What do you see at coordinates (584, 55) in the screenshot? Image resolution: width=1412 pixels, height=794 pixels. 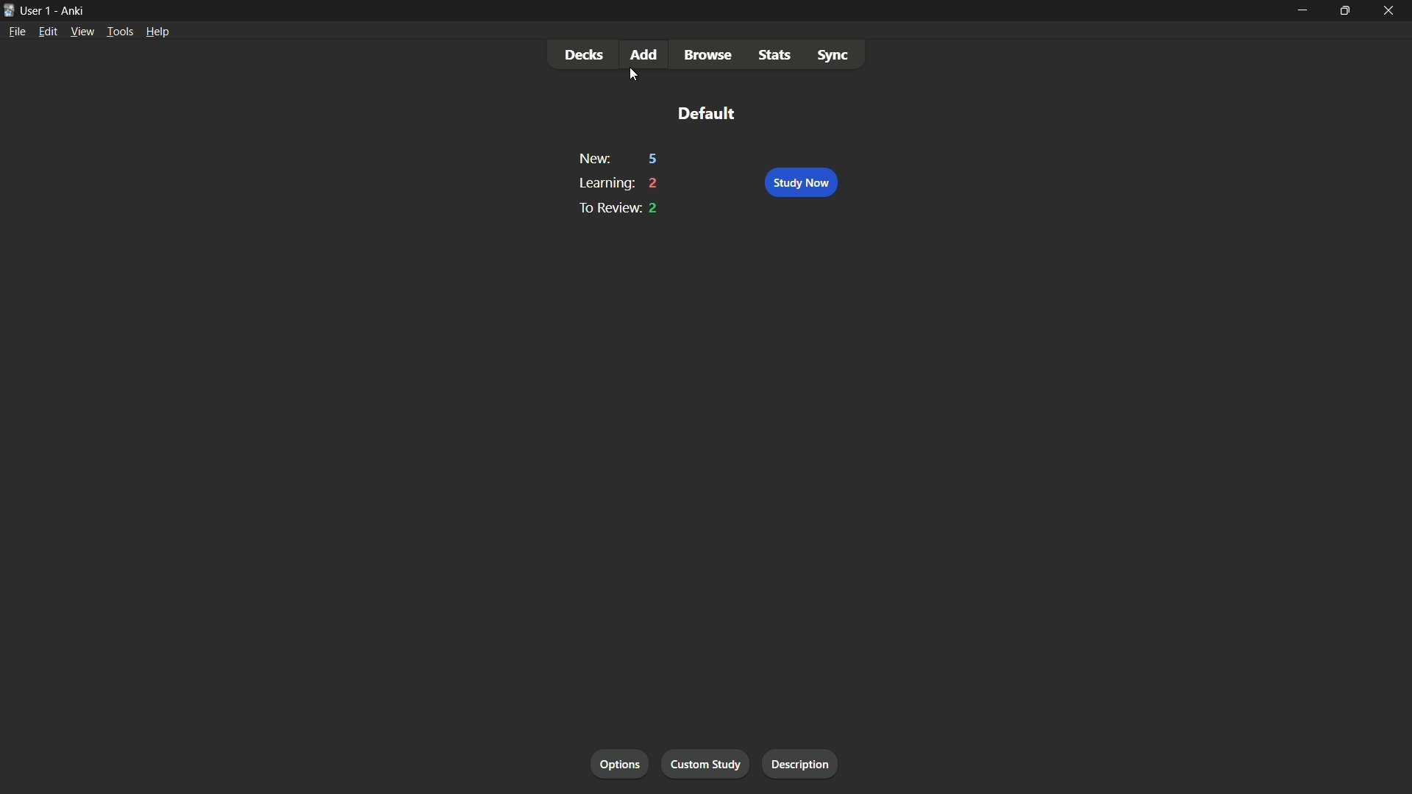 I see `decks` at bounding box center [584, 55].